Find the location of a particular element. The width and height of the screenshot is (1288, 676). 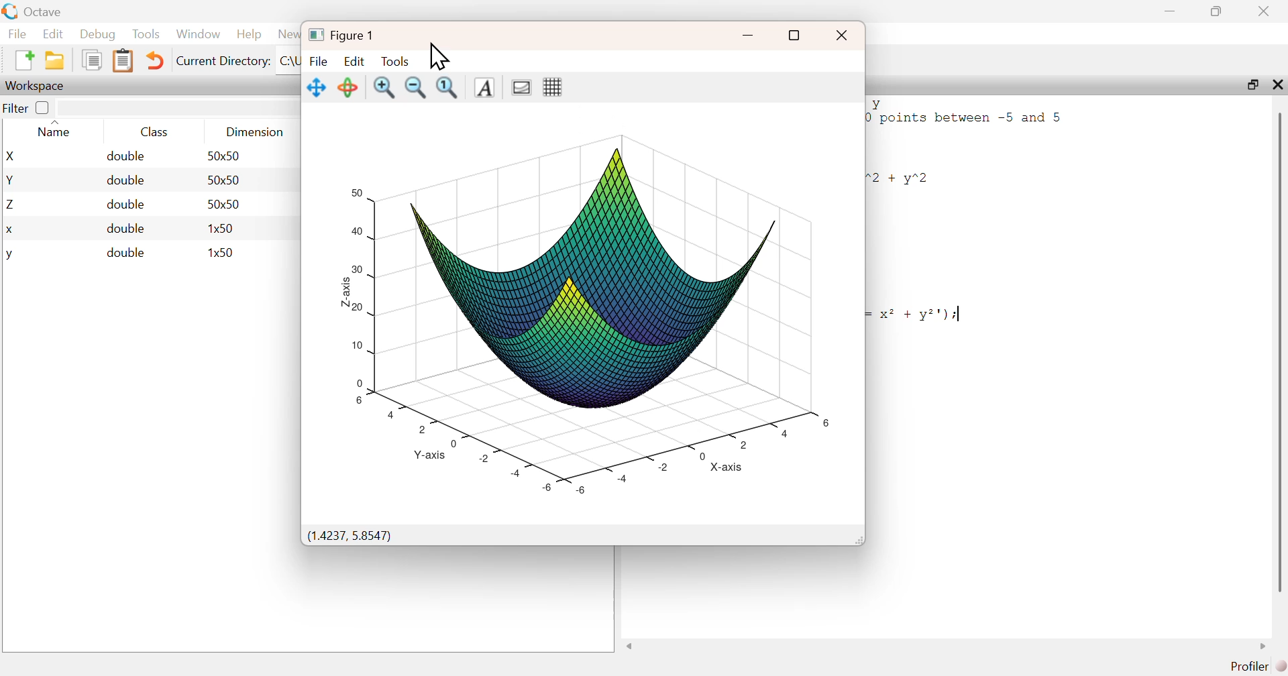

50x50 is located at coordinates (225, 204).